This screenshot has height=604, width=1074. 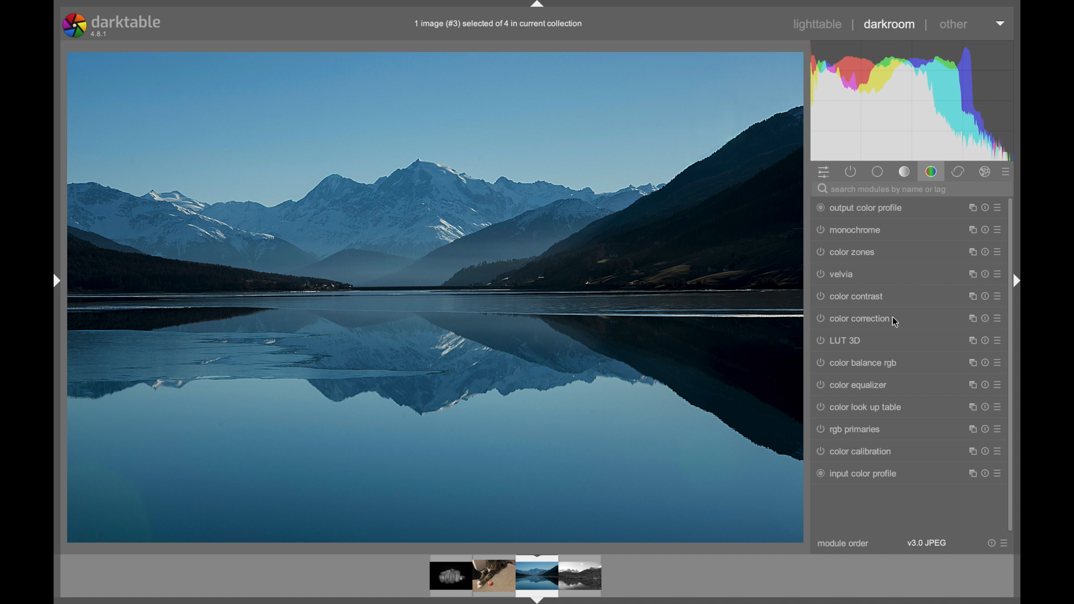 I want to click on more options, so click(x=984, y=407).